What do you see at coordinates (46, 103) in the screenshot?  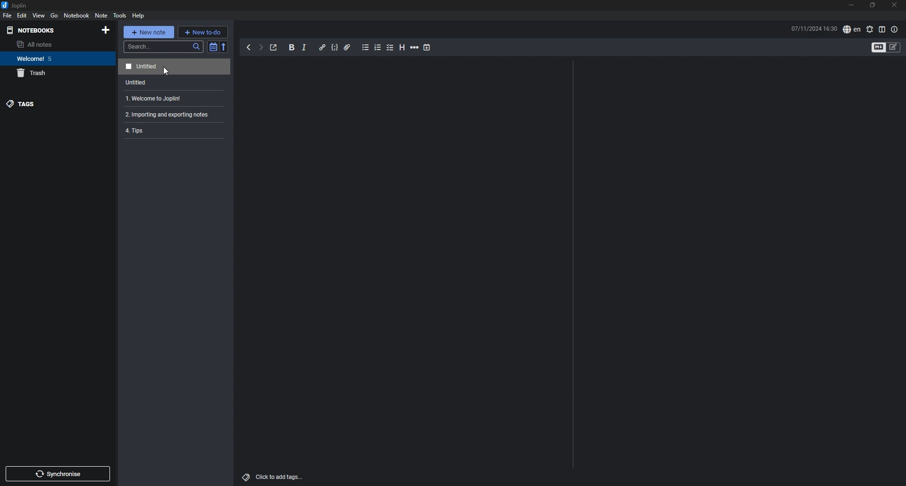 I see `tags` at bounding box center [46, 103].